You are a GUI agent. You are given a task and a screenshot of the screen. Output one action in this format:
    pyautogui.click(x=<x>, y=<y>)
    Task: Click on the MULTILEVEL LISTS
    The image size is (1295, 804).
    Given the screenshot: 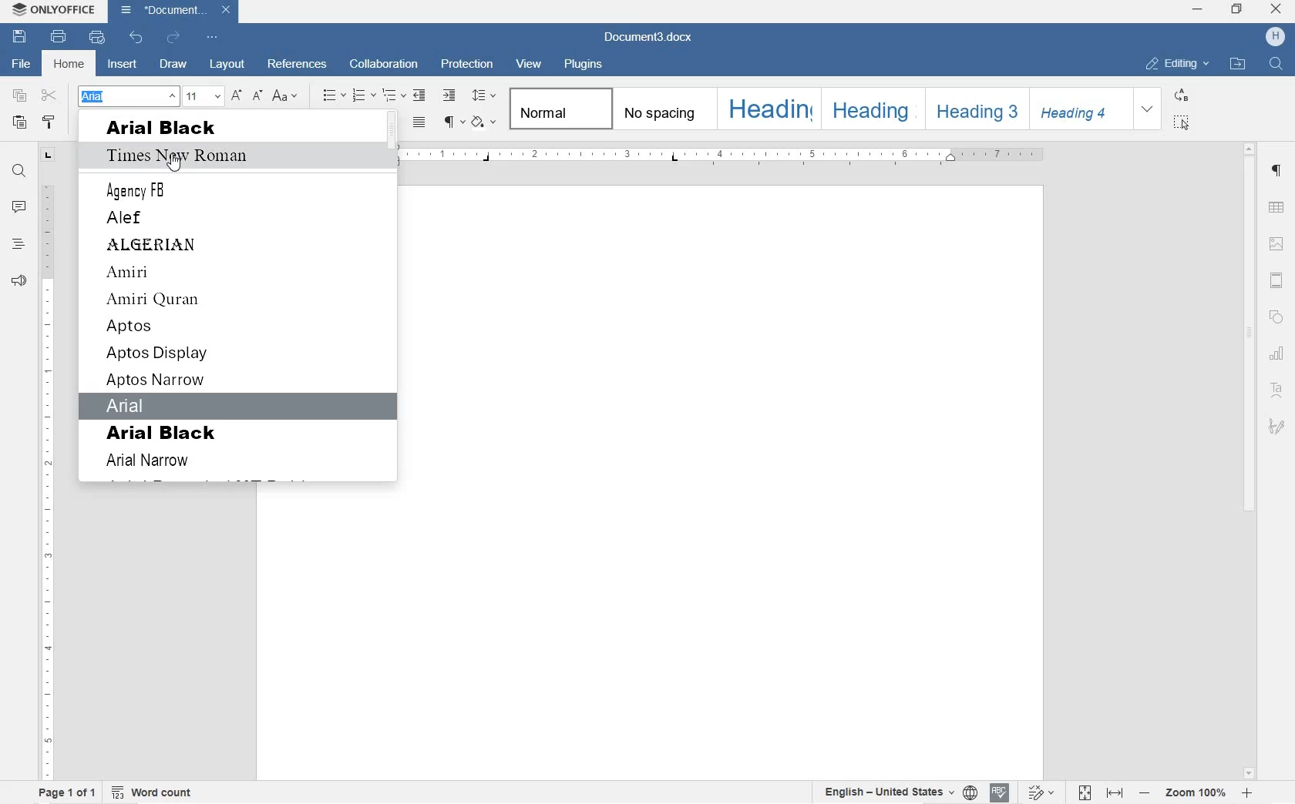 What is the action you would take?
    pyautogui.click(x=392, y=96)
    